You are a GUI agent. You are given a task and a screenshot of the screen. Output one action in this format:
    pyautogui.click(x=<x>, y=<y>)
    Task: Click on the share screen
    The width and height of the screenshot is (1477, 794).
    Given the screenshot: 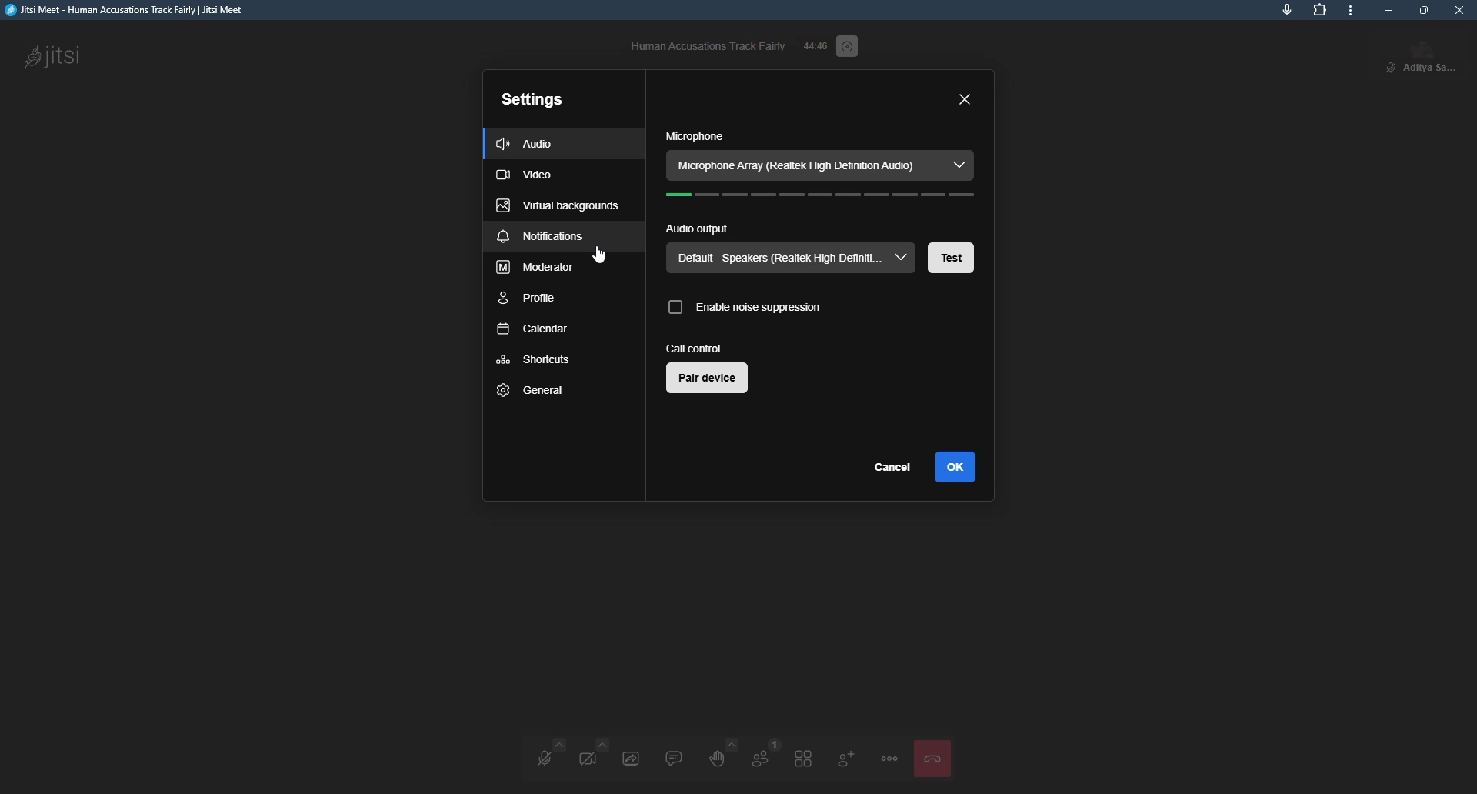 What is the action you would take?
    pyautogui.click(x=629, y=758)
    